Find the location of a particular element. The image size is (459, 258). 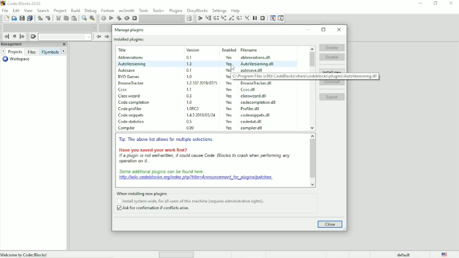

0.1 is located at coordinates (189, 58).